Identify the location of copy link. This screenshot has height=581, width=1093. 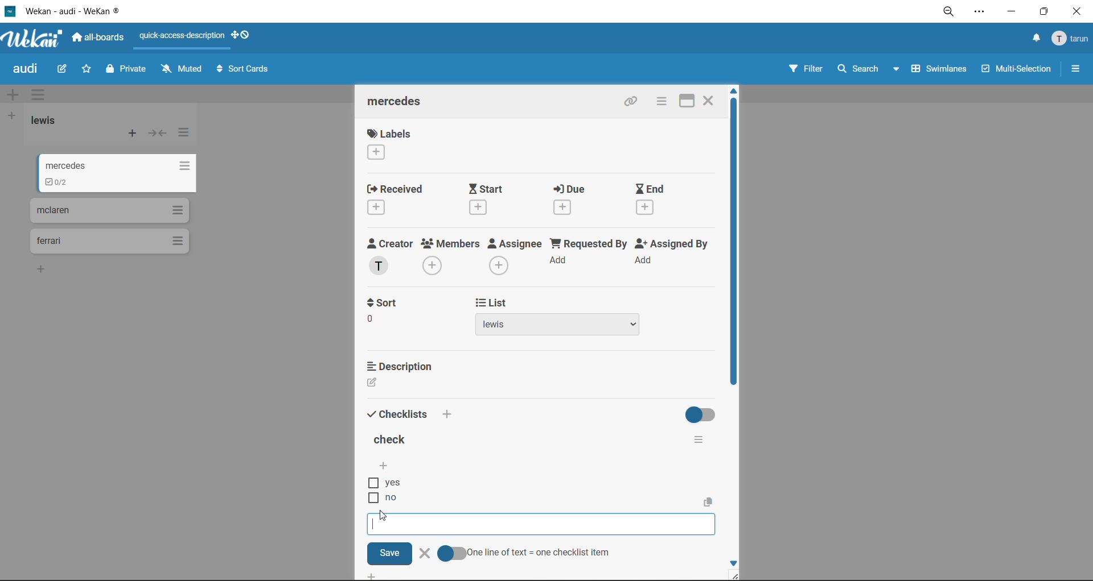
(628, 103).